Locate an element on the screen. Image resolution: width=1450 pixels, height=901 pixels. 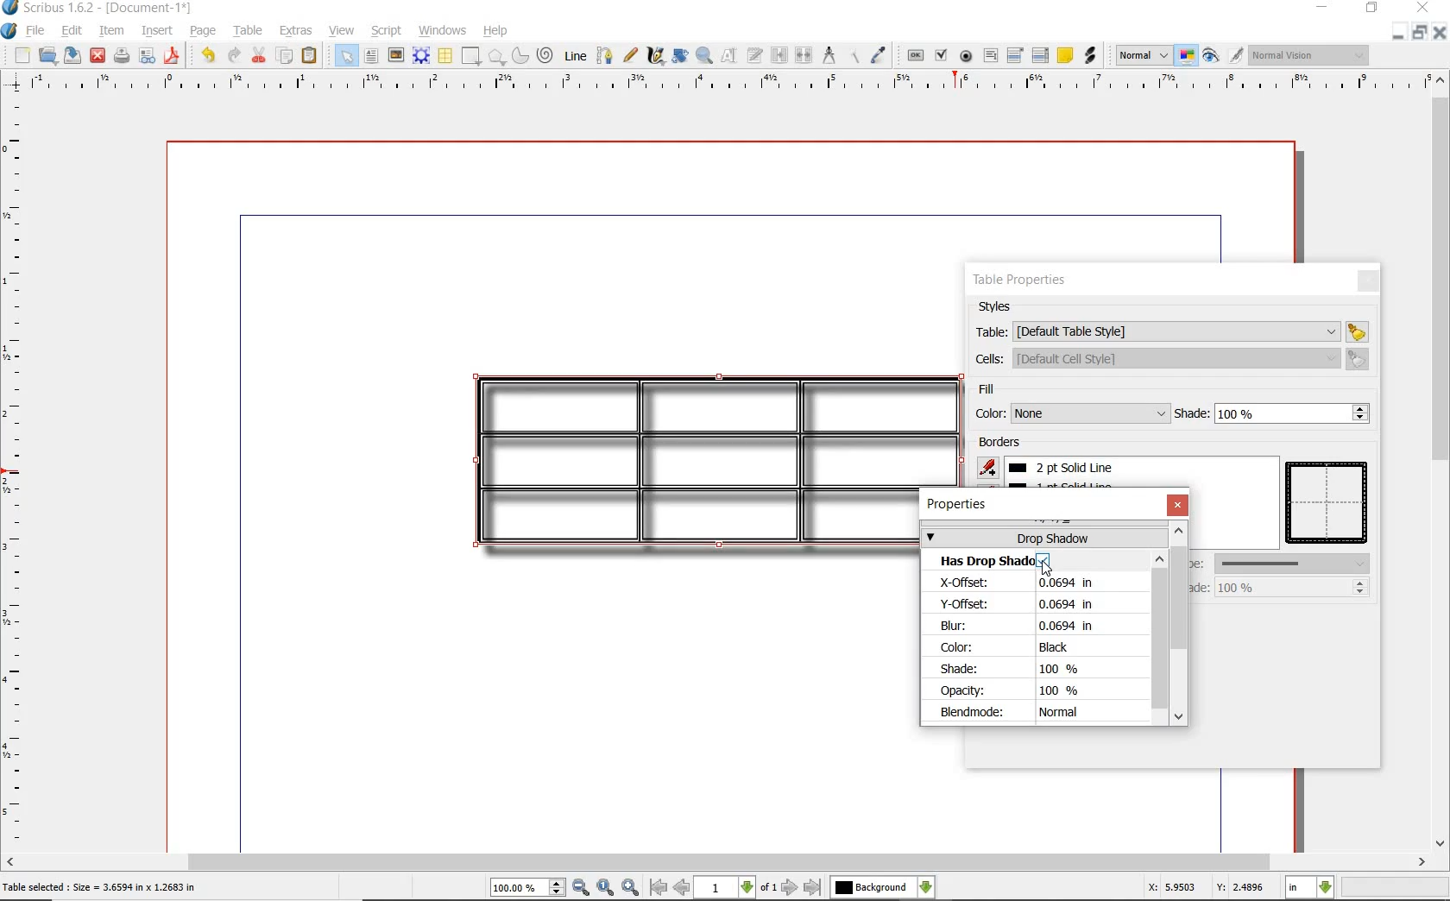
table is located at coordinates (248, 31).